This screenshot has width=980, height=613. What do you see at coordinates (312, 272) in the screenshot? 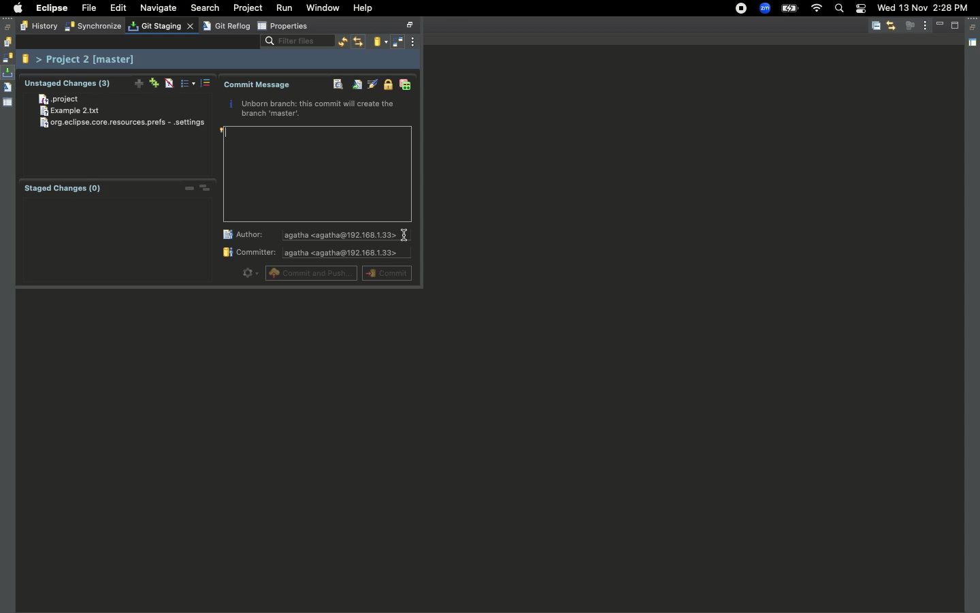
I see `Commit and push` at bounding box center [312, 272].